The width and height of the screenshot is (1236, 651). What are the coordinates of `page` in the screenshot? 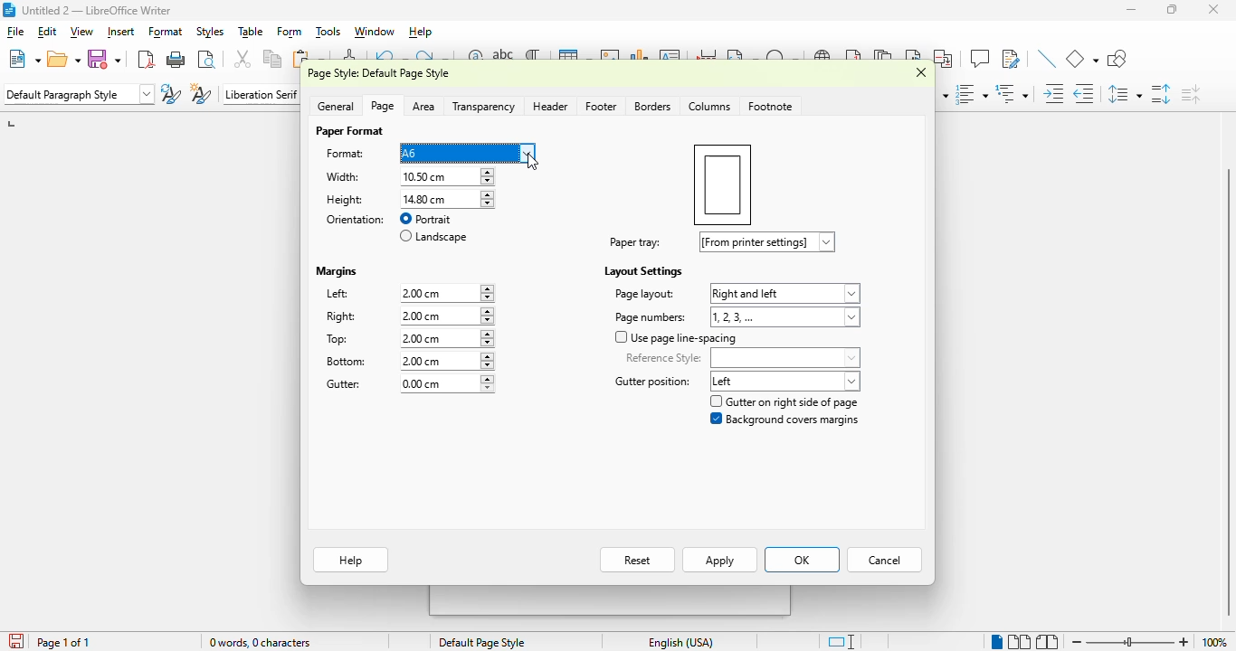 It's located at (383, 107).